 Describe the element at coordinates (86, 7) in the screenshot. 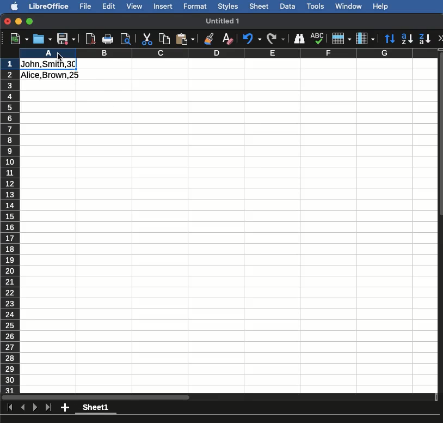

I see `File` at that location.